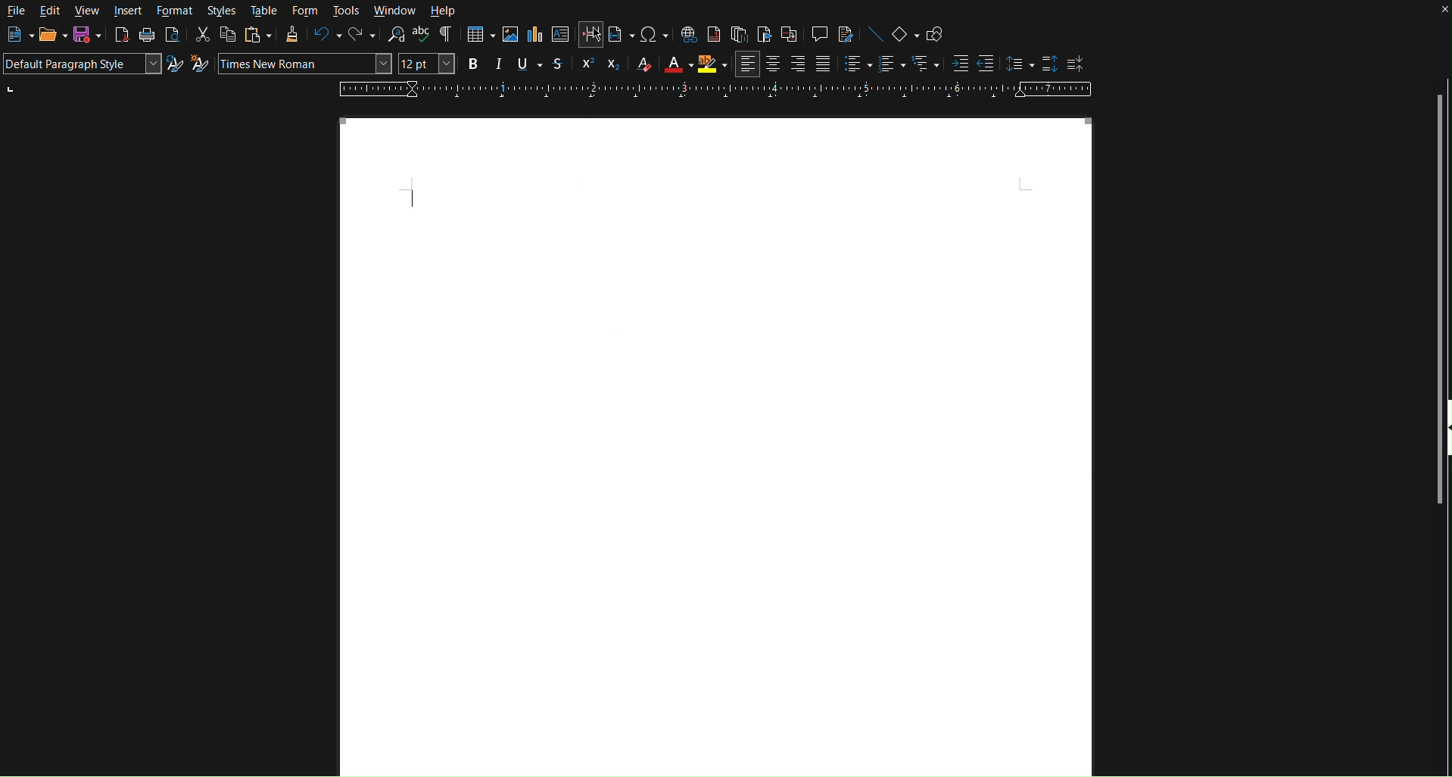 The image size is (1452, 777). I want to click on Increase Indent, so click(958, 64).